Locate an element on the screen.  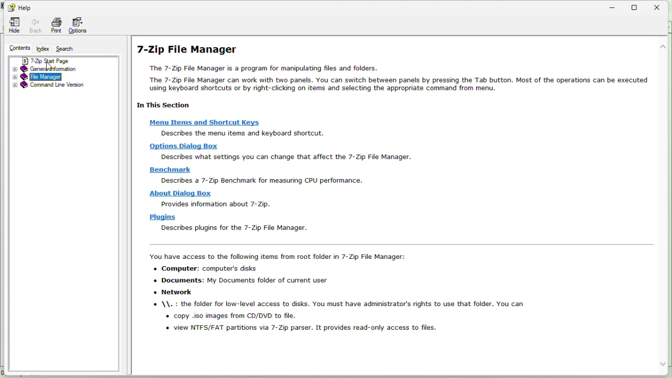
General information is located at coordinates (61, 69).